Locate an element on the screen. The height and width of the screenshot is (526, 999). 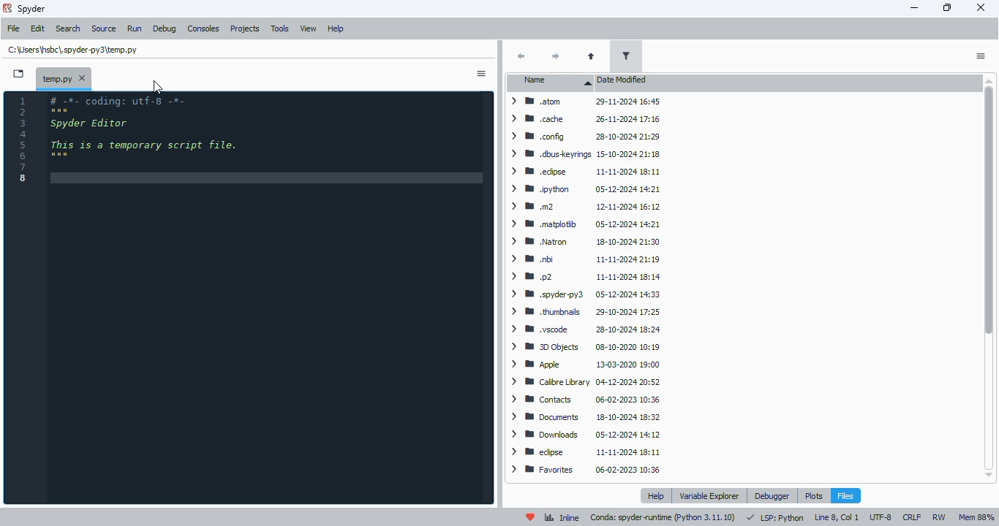
tools is located at coordinates (281, 28).